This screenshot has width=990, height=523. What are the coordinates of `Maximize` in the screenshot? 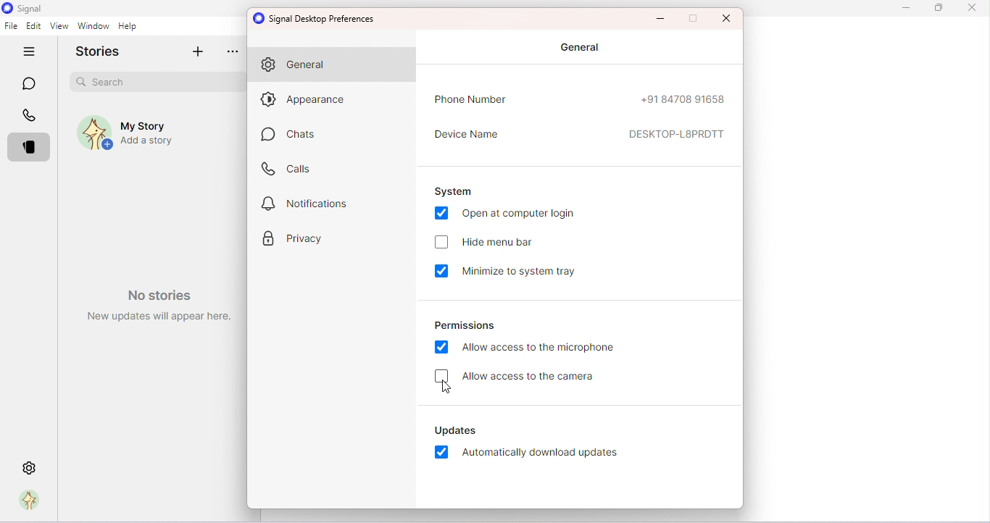 It's located at (727, 19).